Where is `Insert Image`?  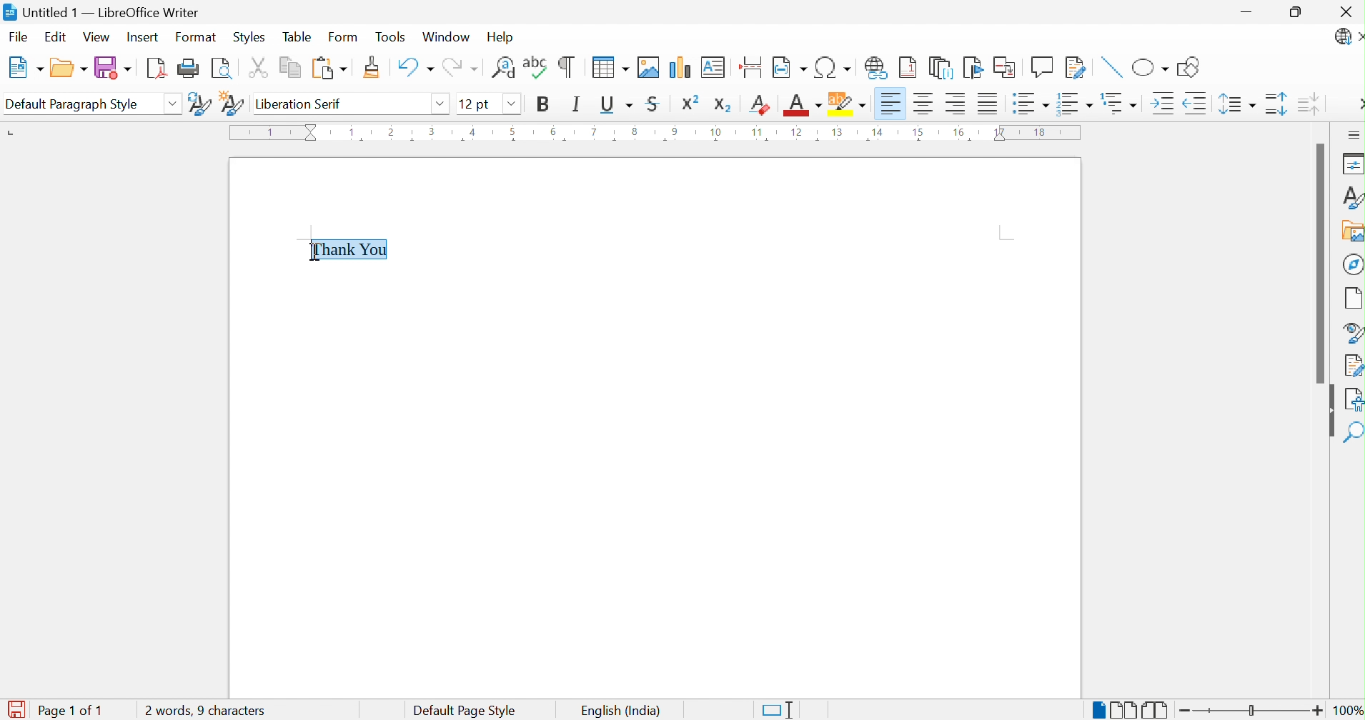
Insert Image is located at coordinates (647, 66).